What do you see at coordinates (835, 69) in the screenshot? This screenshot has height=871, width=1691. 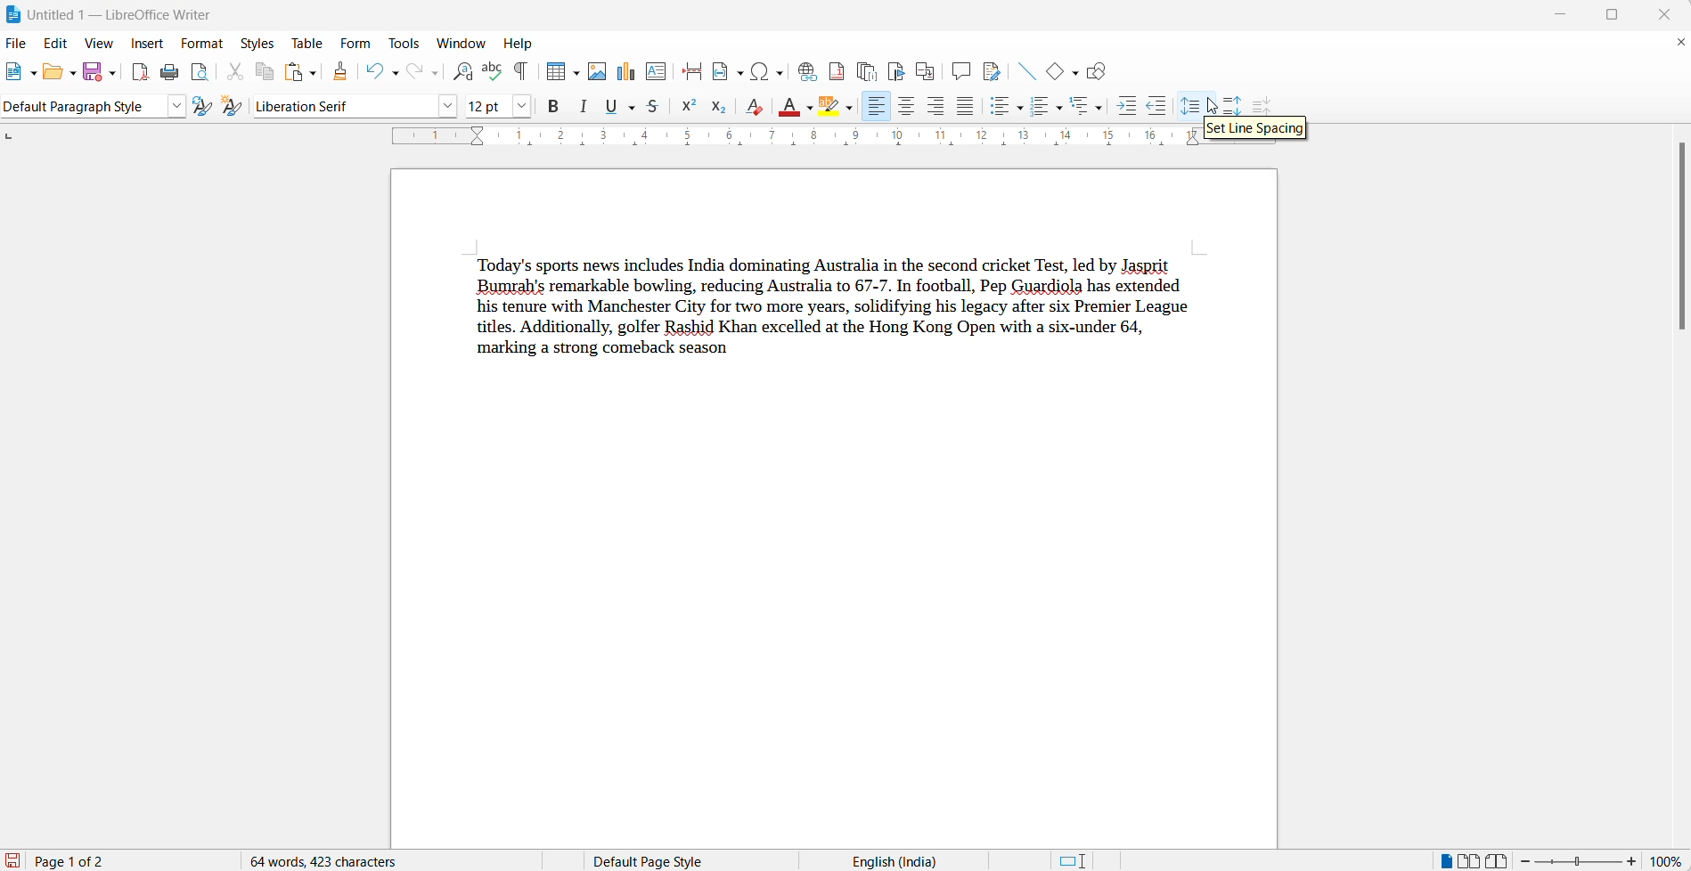 I see `insert footnote` at bounding box center [835, 69].